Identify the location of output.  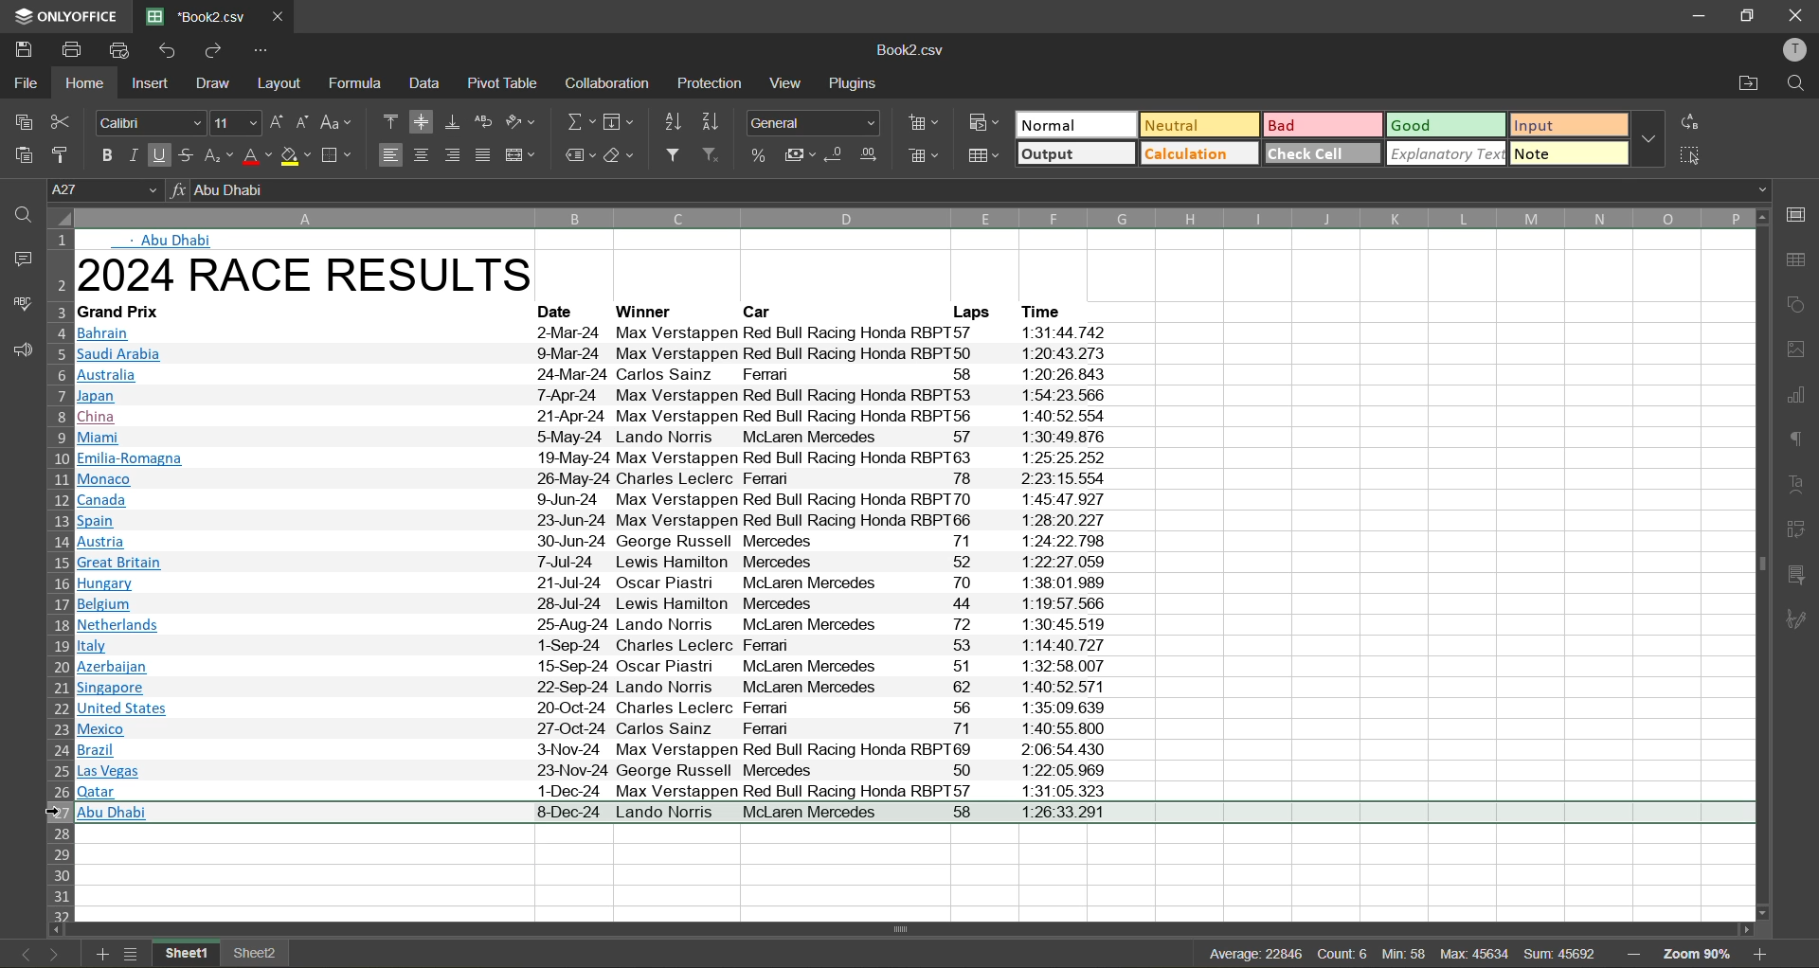
(1076, 155).